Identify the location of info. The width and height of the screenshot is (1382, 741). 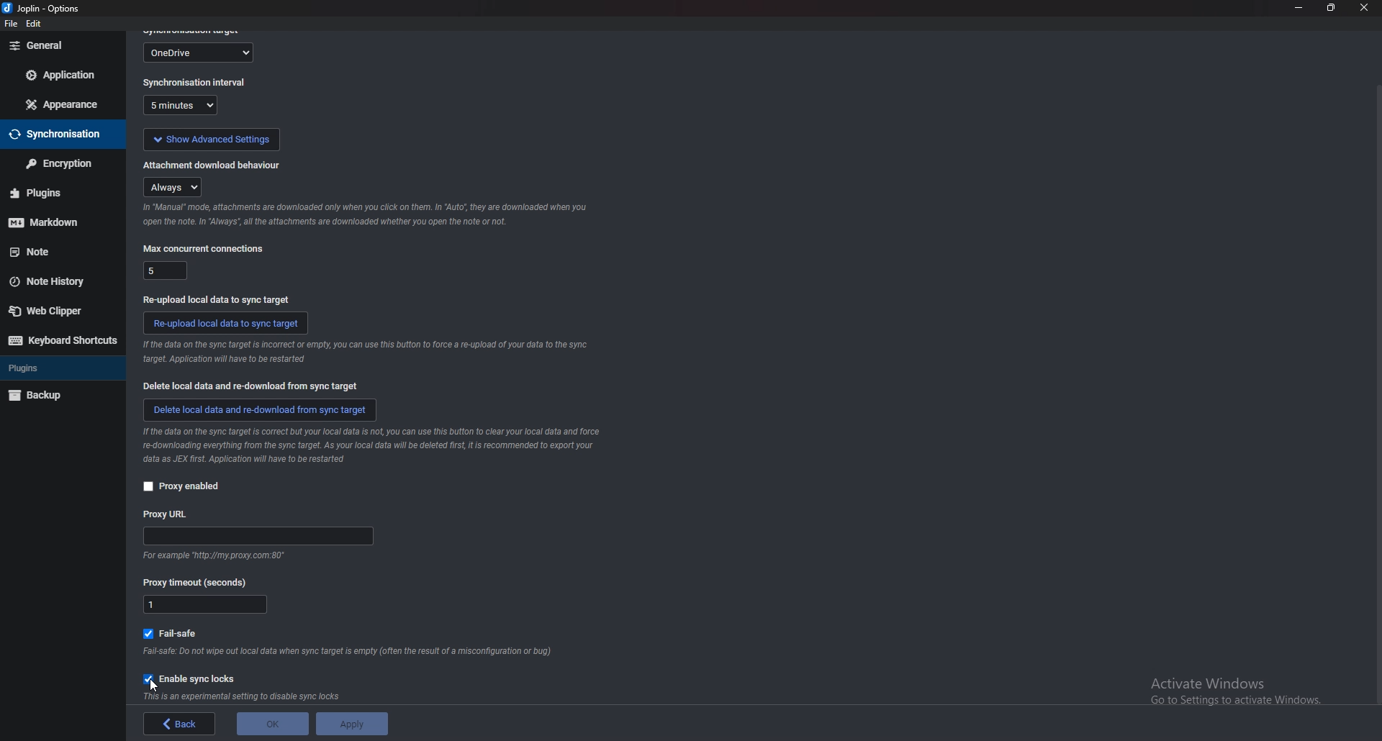
(364, 215).